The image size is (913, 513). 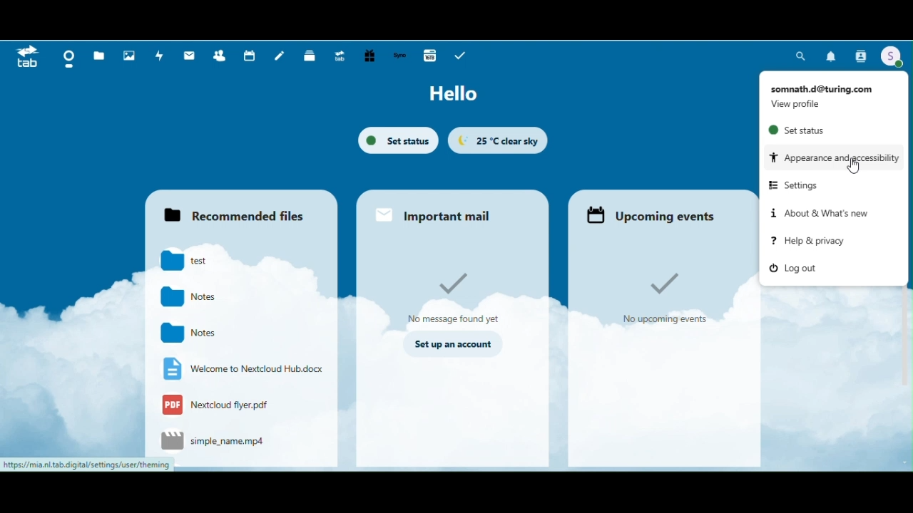 What do you see at coordinates (28, 58) in the screenshot?
I see `tab` at bounding box center [28, 58].